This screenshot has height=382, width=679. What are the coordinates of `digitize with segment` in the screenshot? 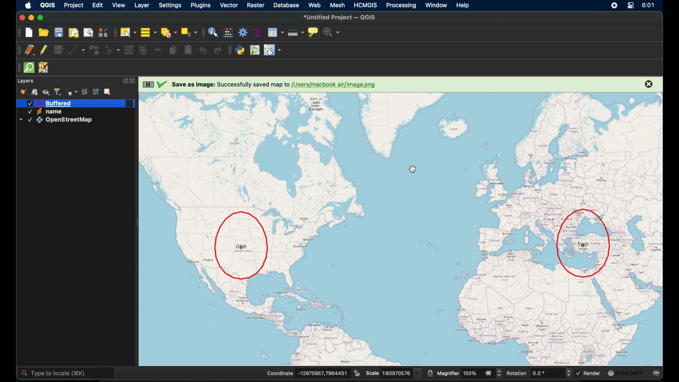 It's located at (77, 50).